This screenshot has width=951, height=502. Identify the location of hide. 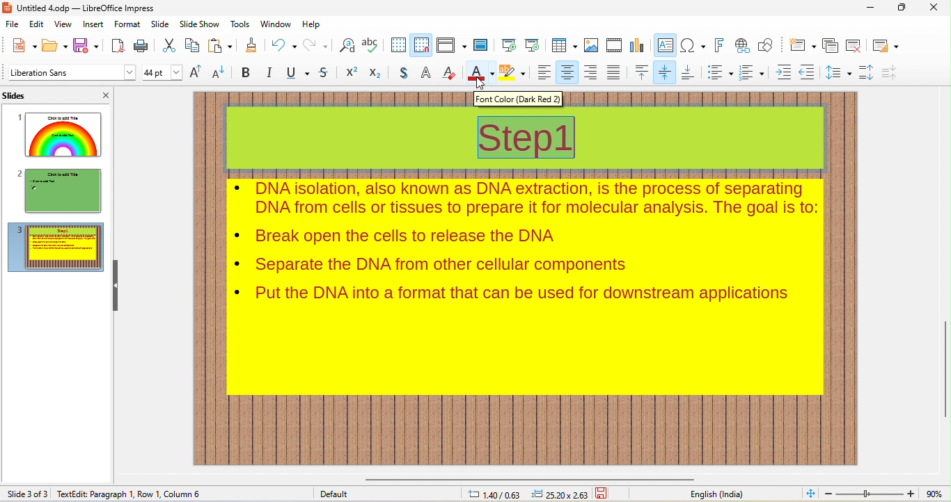
(119, 289).